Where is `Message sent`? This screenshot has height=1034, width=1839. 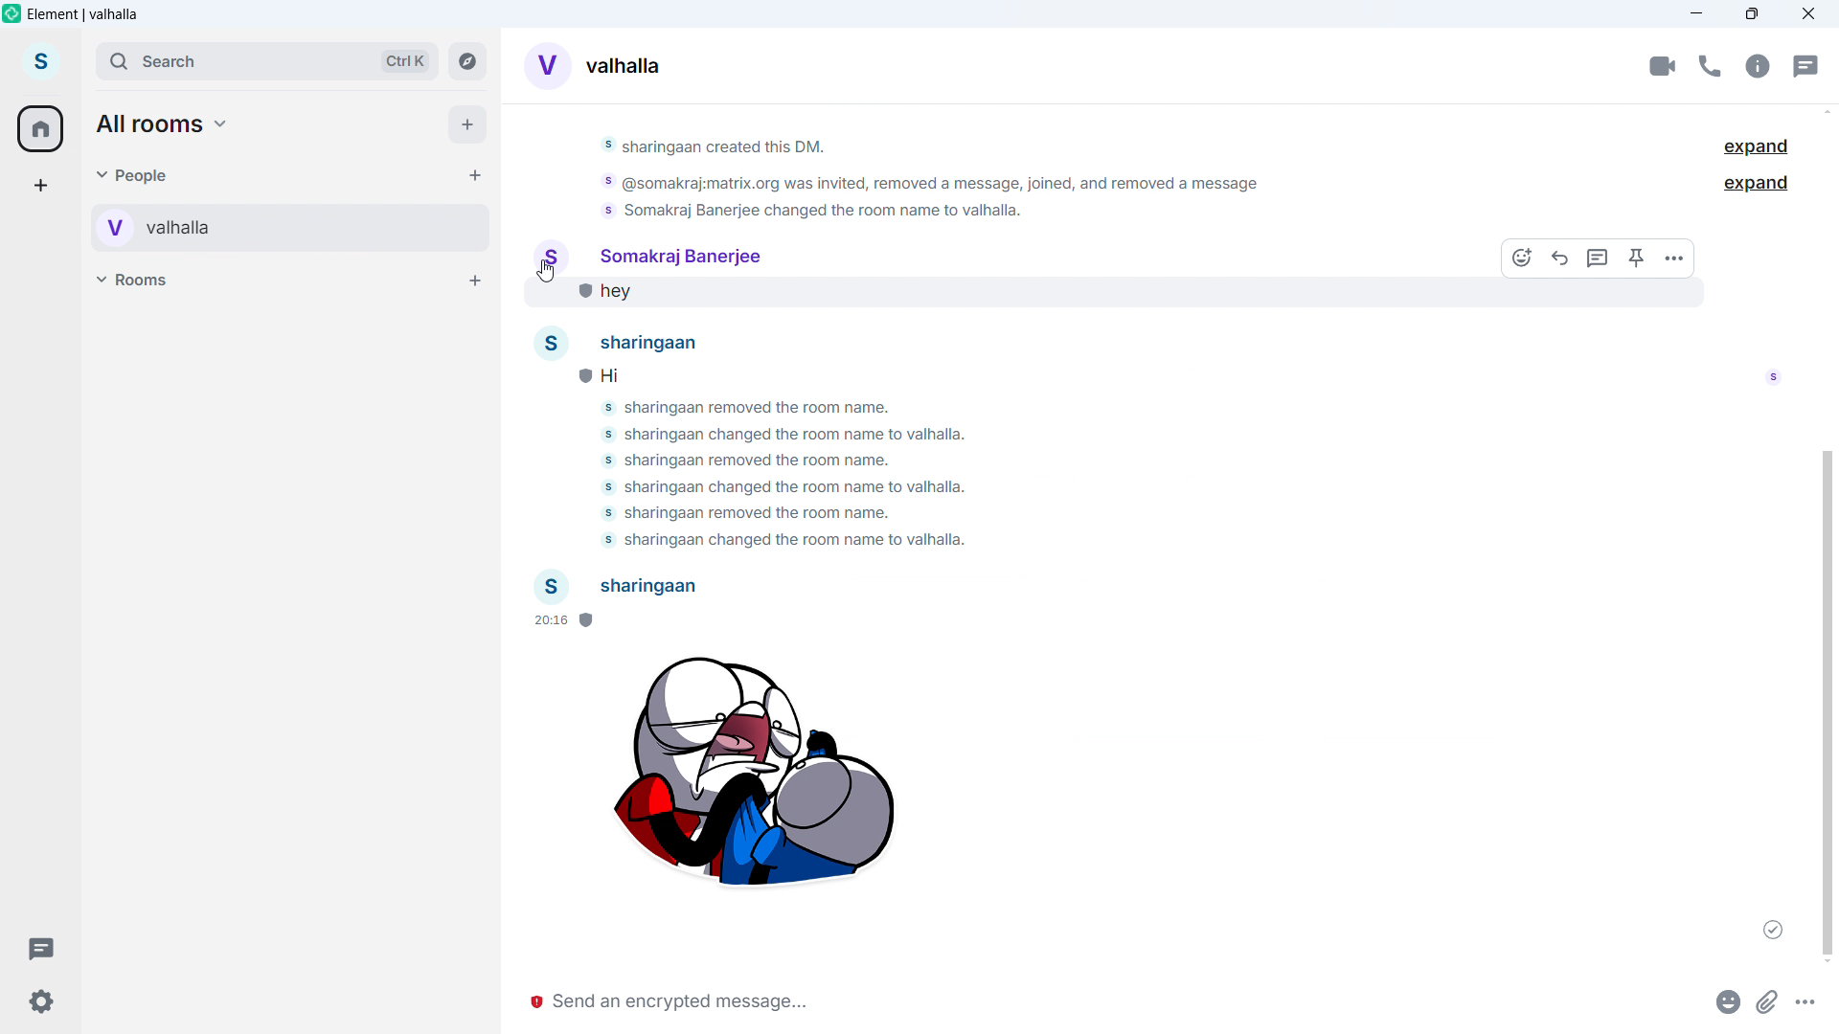 Message sent is located at coordinates (1774, 930).